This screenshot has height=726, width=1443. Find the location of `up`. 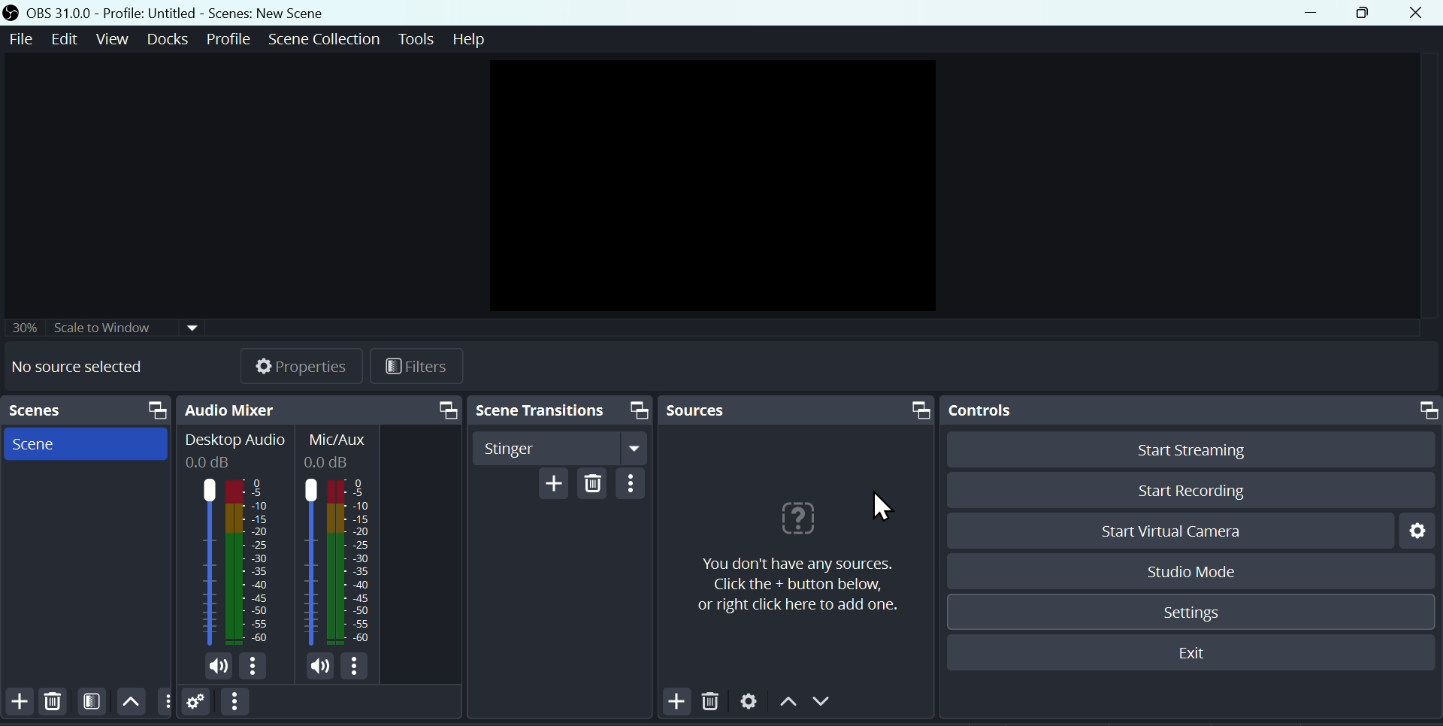

up is located at coordinates (789, 700).